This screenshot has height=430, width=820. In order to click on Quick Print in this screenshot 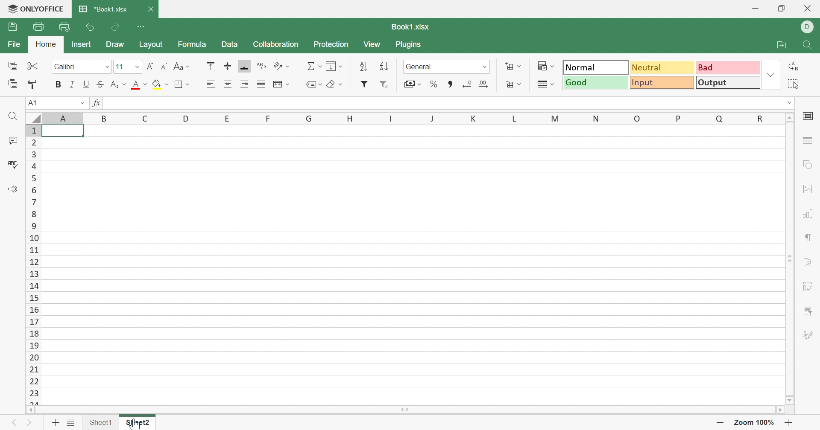, I will do `click(64, 26)`.